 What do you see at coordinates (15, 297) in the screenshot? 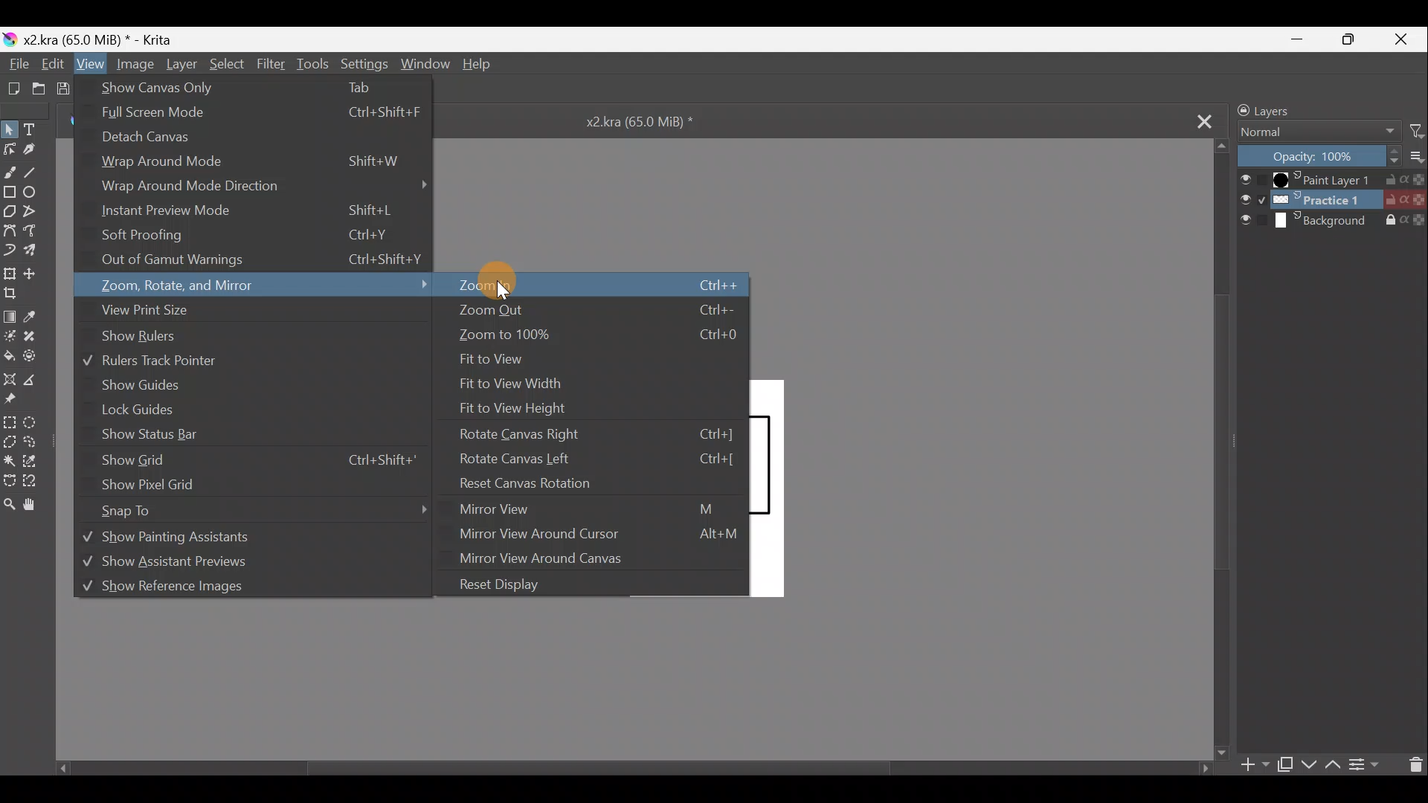
I see `Crop image to an area` at bounding box center [15, 297].